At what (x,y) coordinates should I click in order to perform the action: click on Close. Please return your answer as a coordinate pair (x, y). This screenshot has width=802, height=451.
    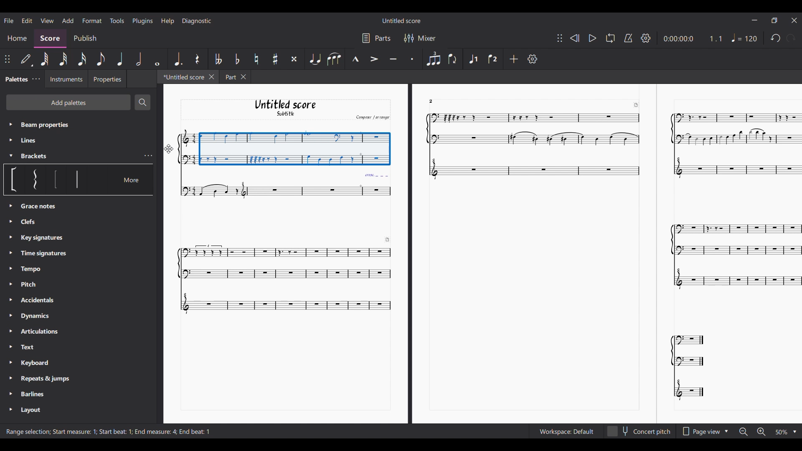
    Looking at the image, I should click on (245, 77).